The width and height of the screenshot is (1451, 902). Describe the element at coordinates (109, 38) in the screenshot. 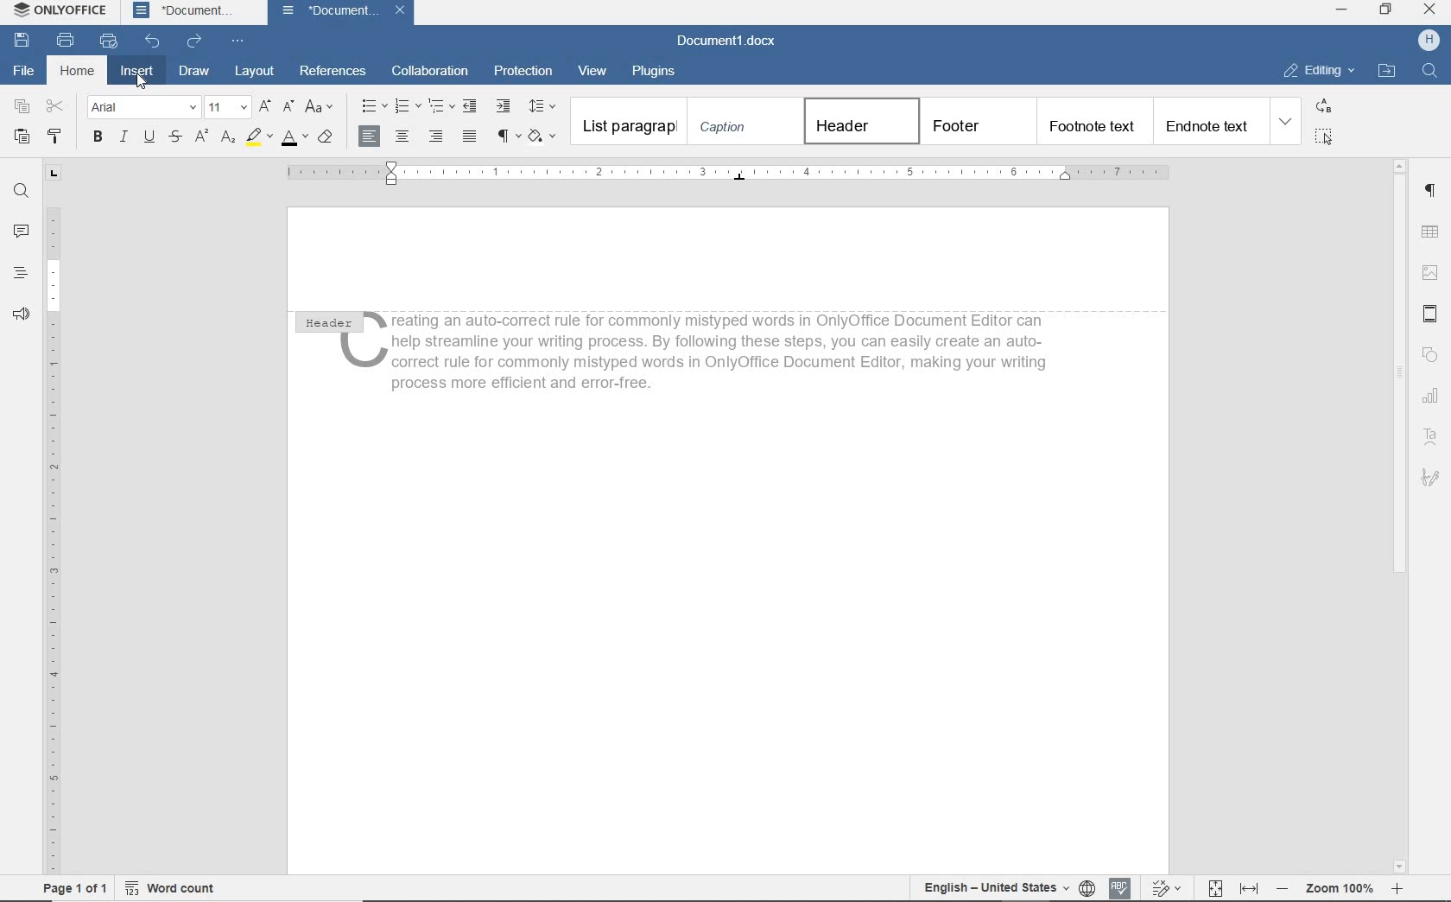

I see `QUICK PRINT` at that location.